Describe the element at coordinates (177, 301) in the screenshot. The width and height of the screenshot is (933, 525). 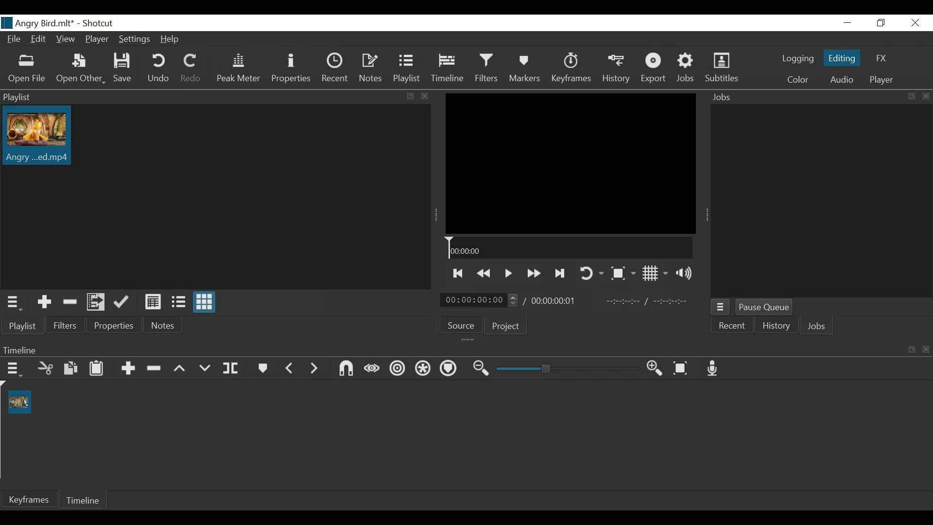
I see `View as files` at that location.